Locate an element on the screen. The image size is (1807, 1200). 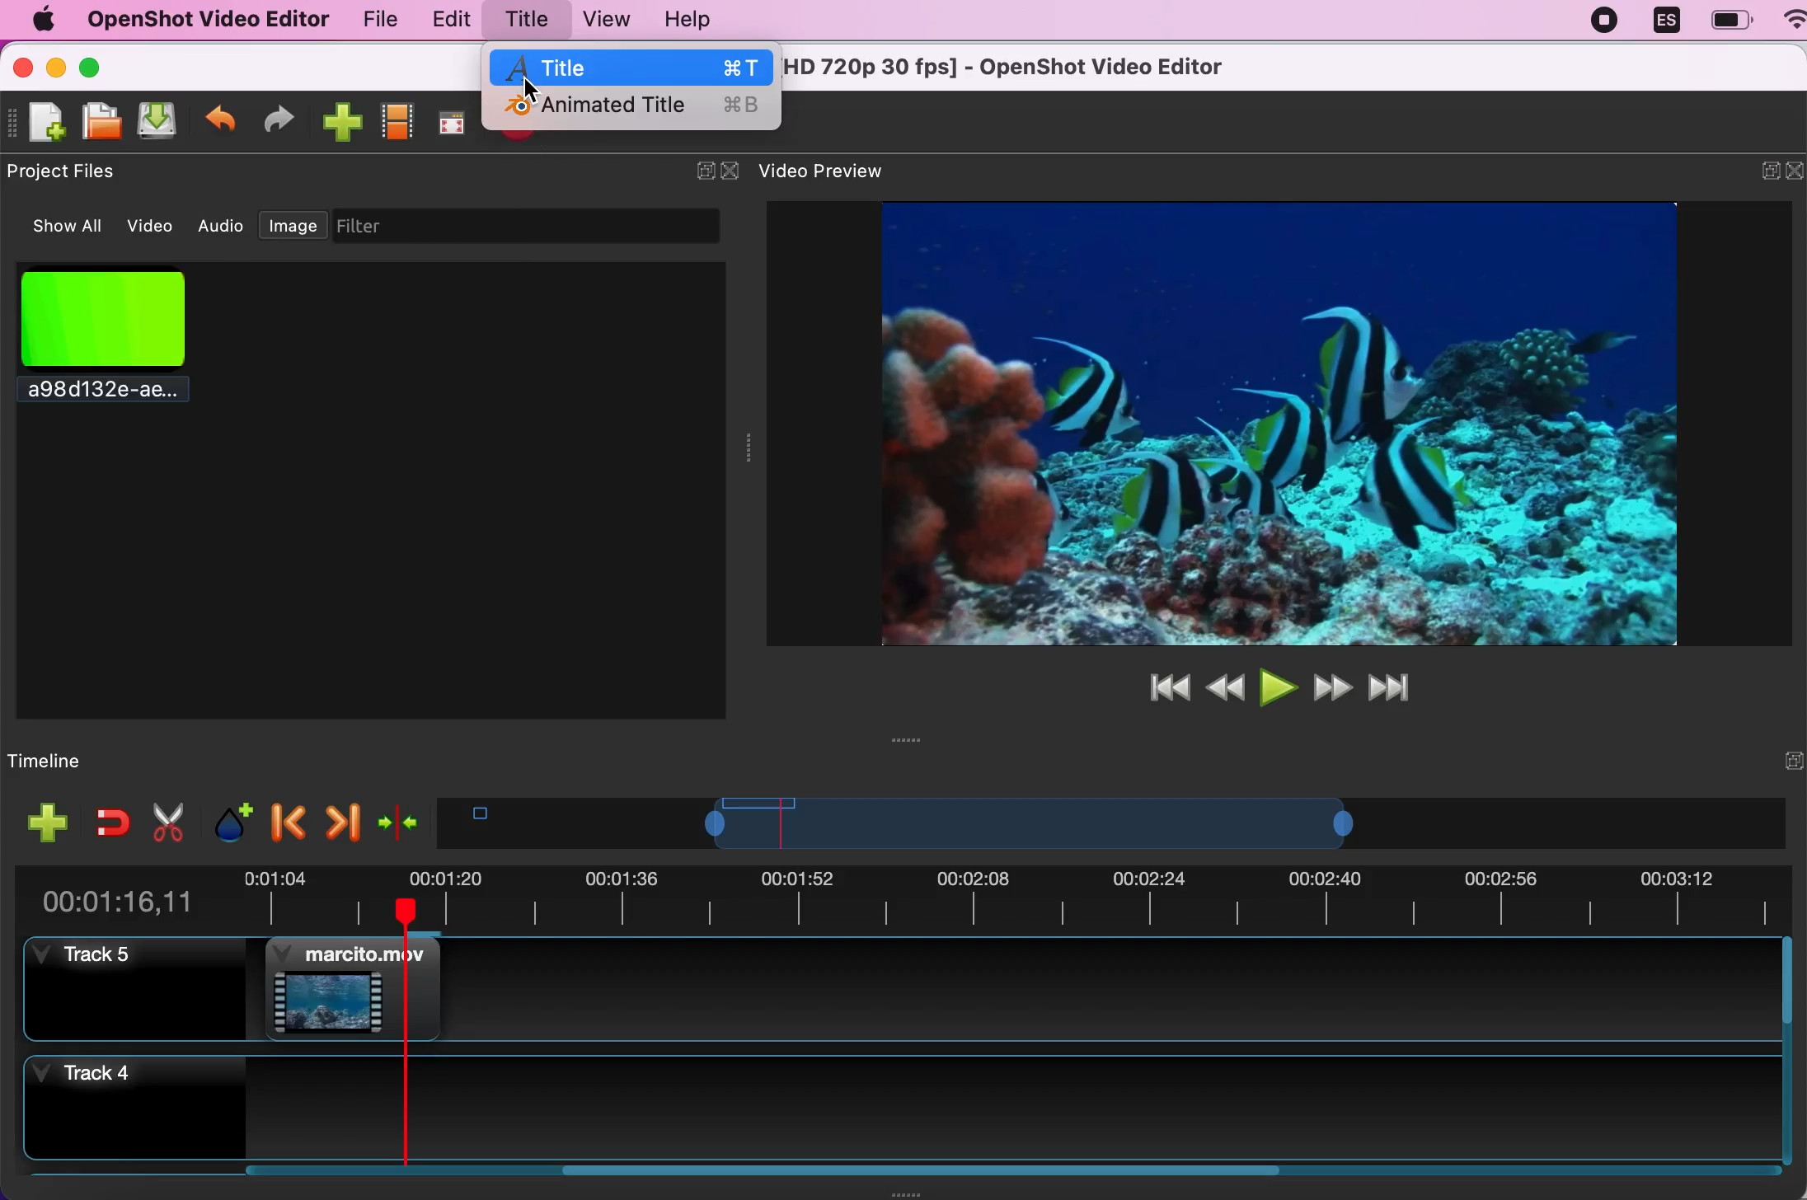
minimize is located at coordinates (56, 65).